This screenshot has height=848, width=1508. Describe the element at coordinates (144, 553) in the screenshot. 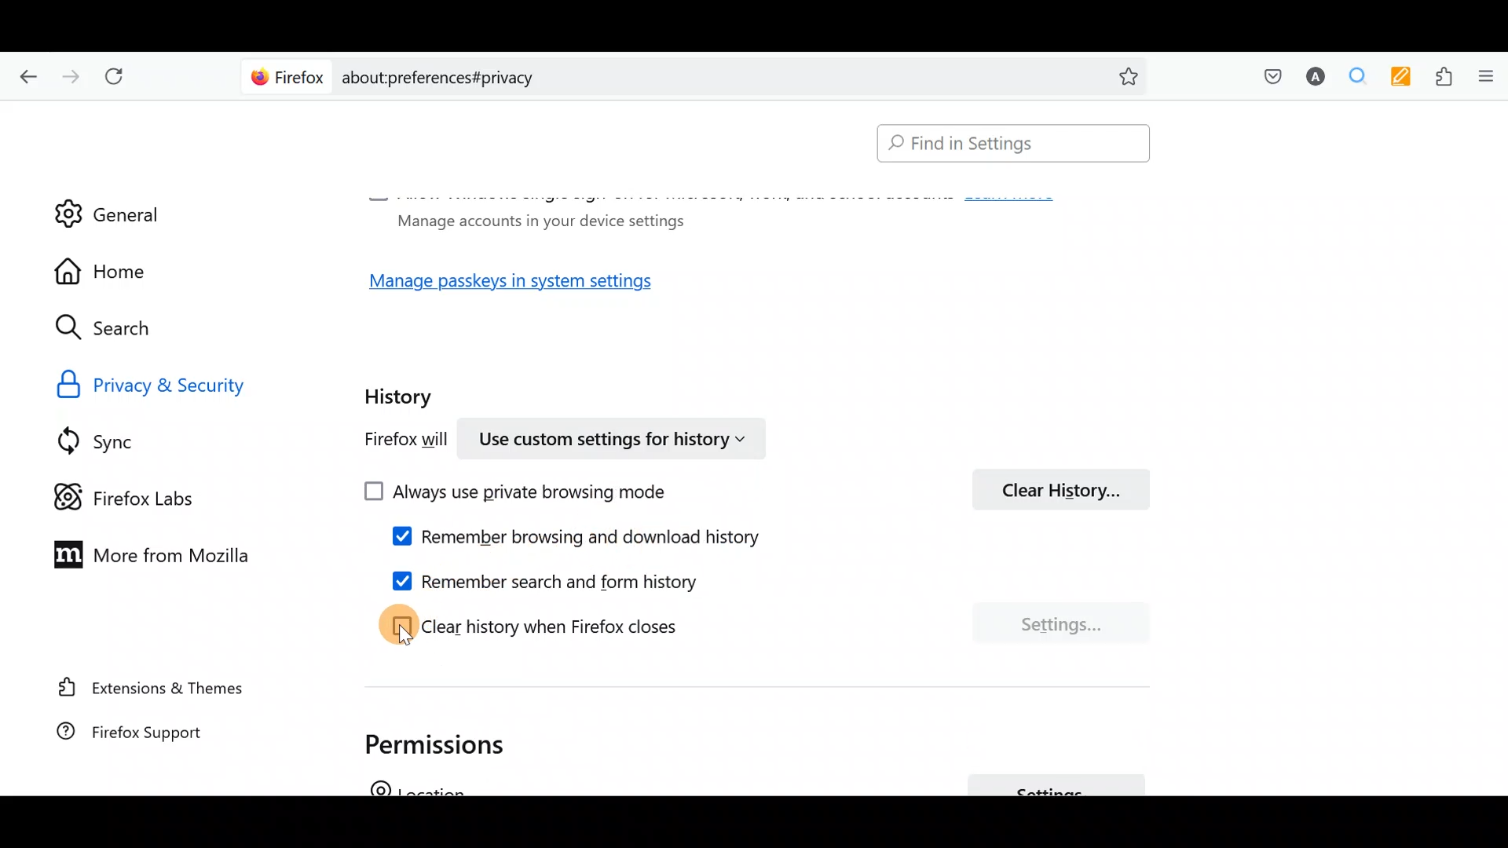

I see `More from Mozilla` at that location.